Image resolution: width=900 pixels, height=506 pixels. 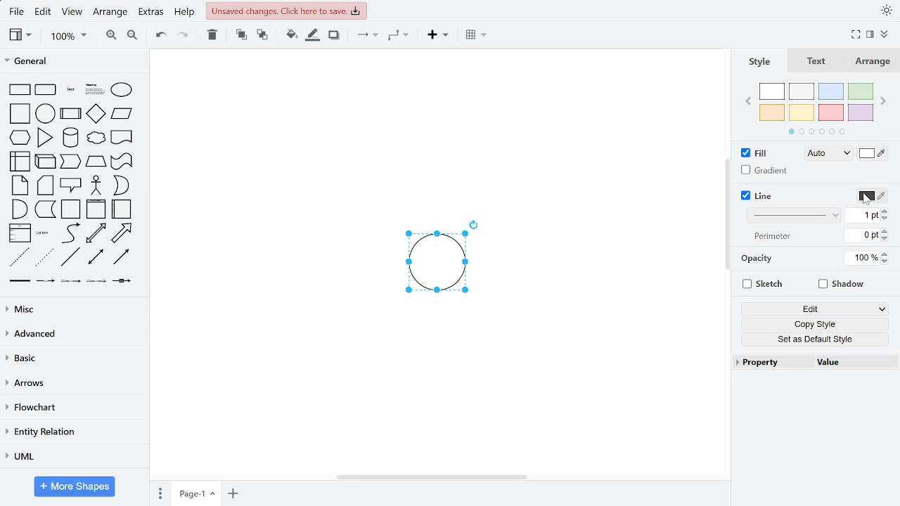 I want to click on extras, so click(x=151, y=13).